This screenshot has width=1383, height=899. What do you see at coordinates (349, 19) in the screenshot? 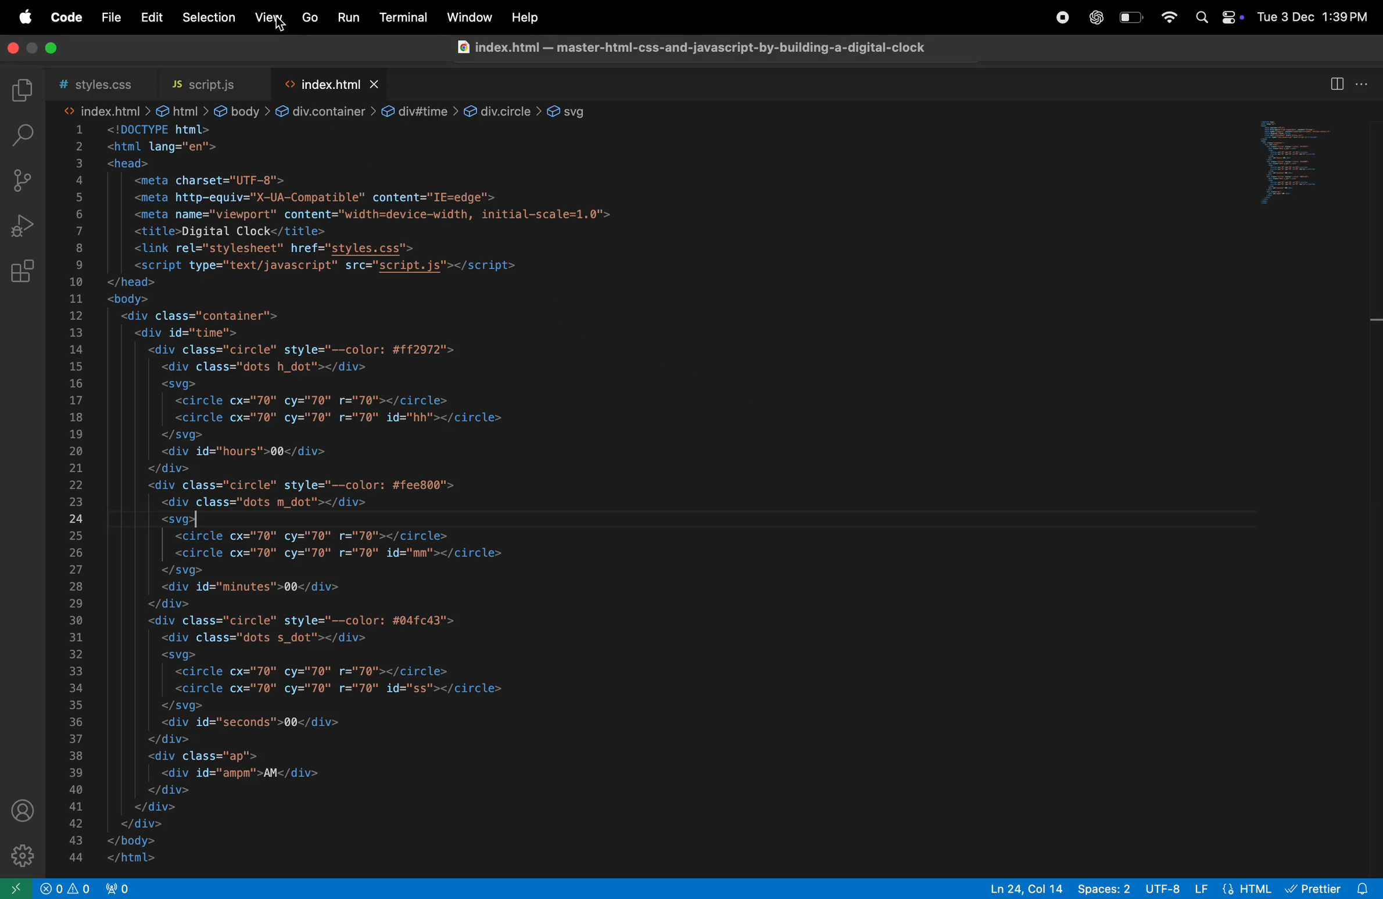
I see `run` at bounding box center [349, 19].